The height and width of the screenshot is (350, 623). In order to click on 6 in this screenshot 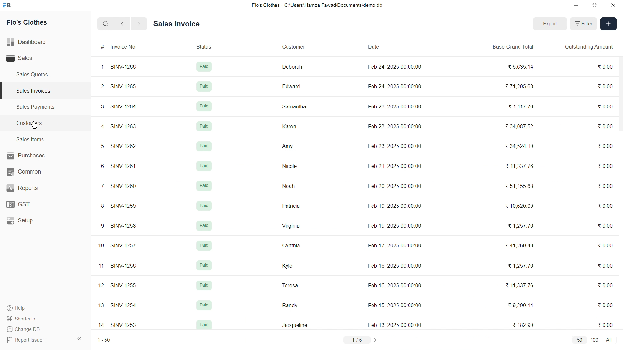, I will do `click(99, 166)`.